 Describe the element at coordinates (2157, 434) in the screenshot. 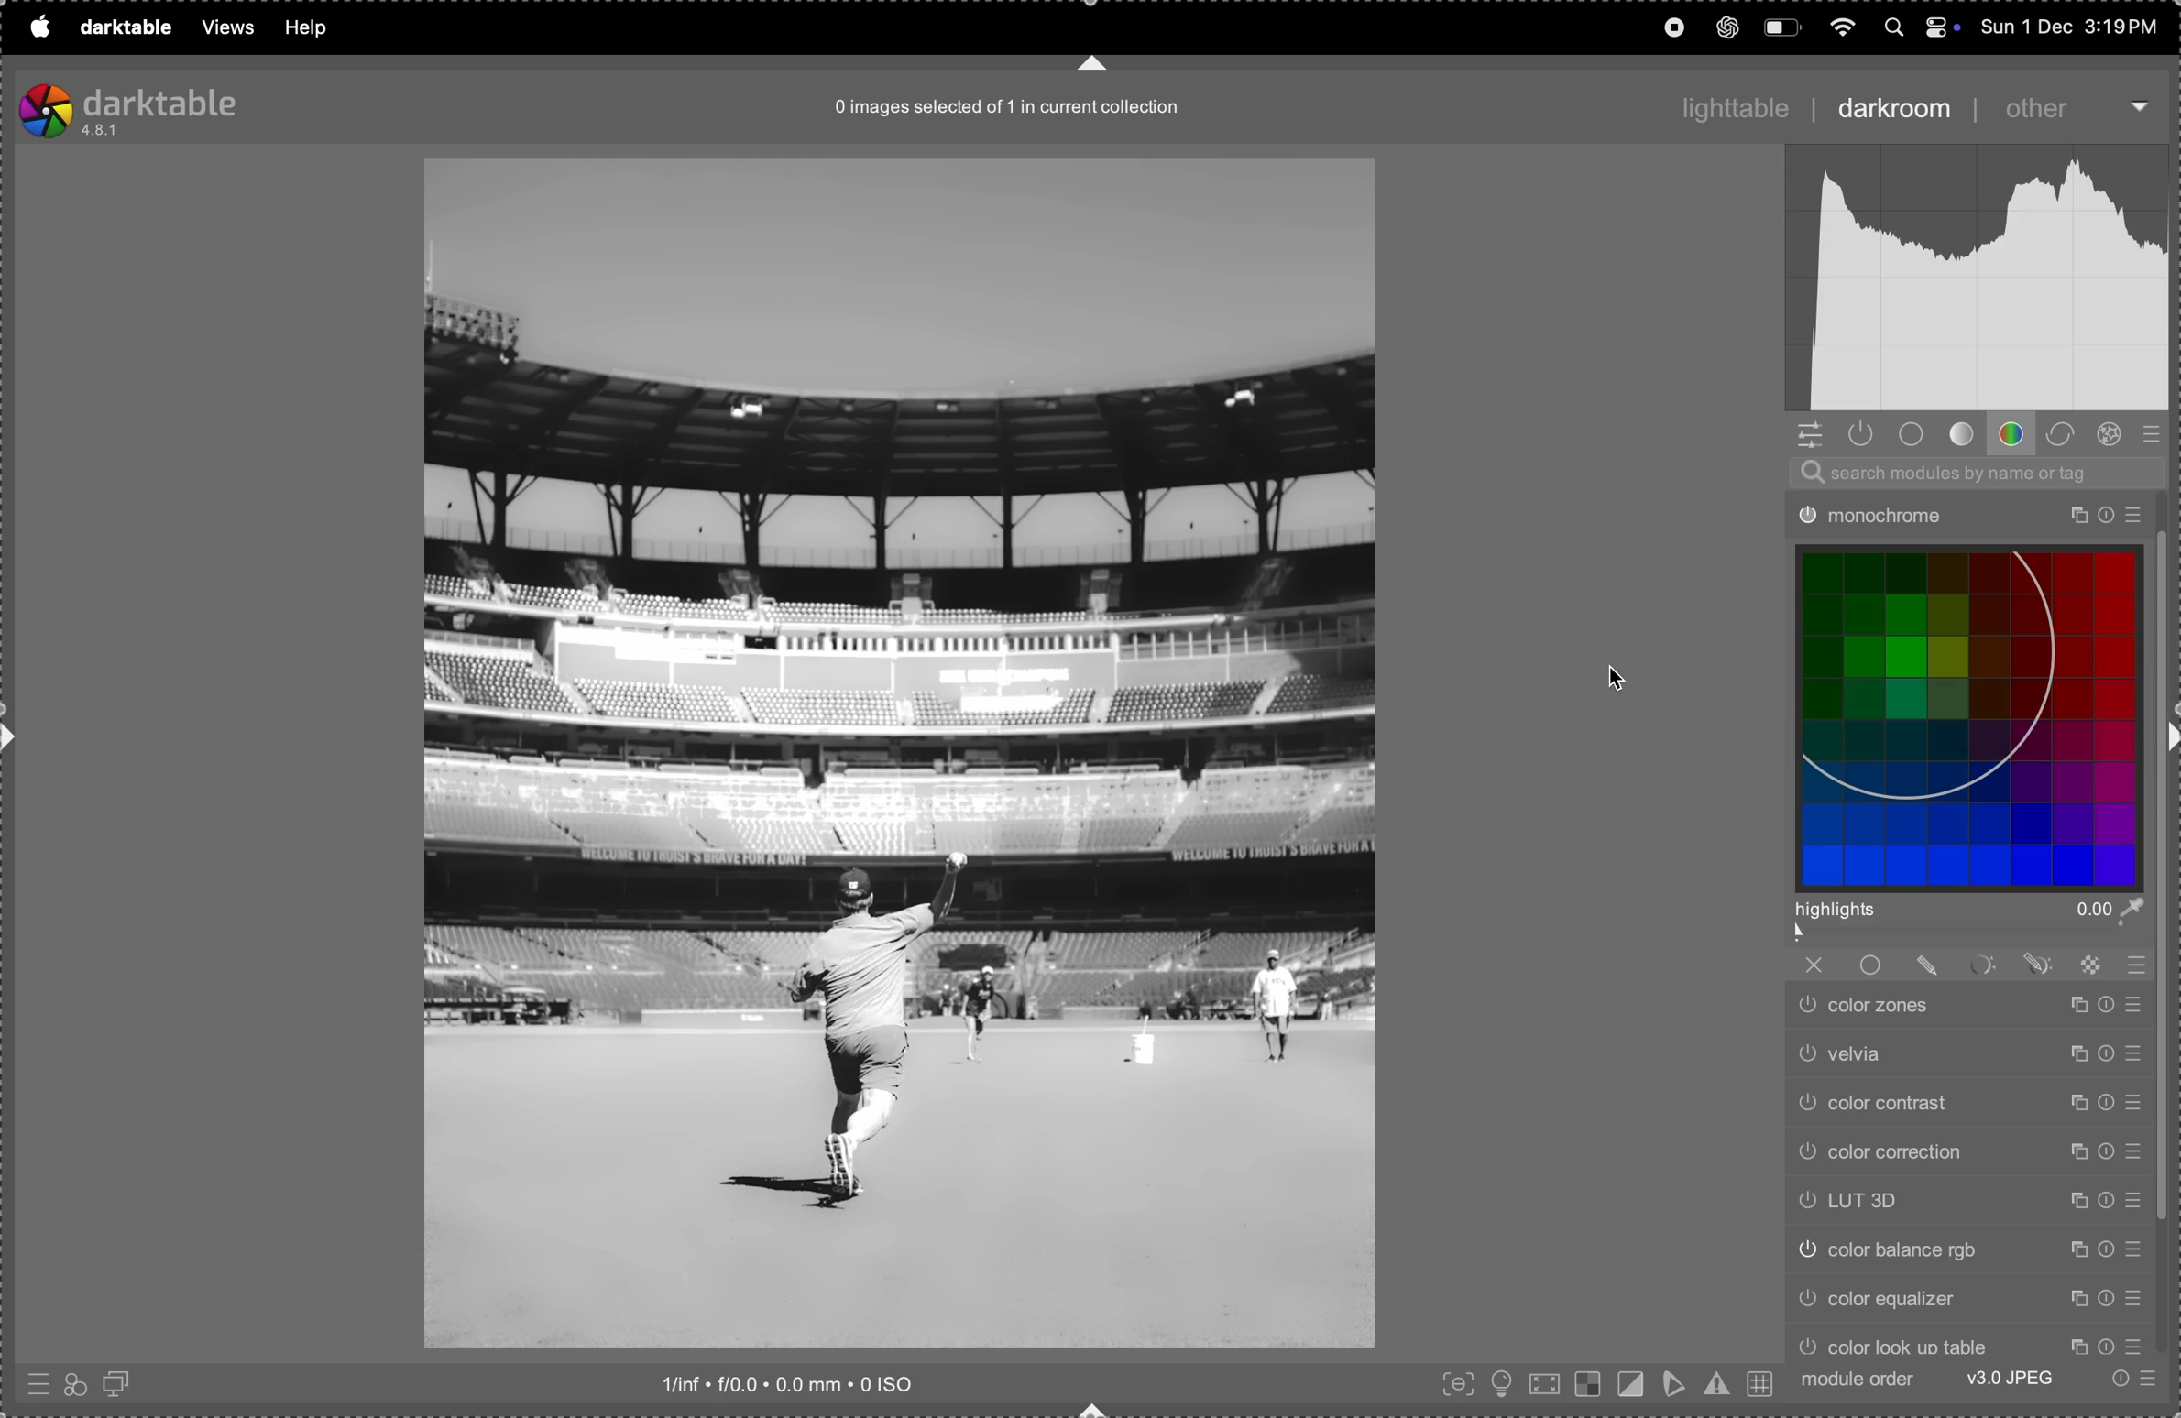

I see `presets` at that location.